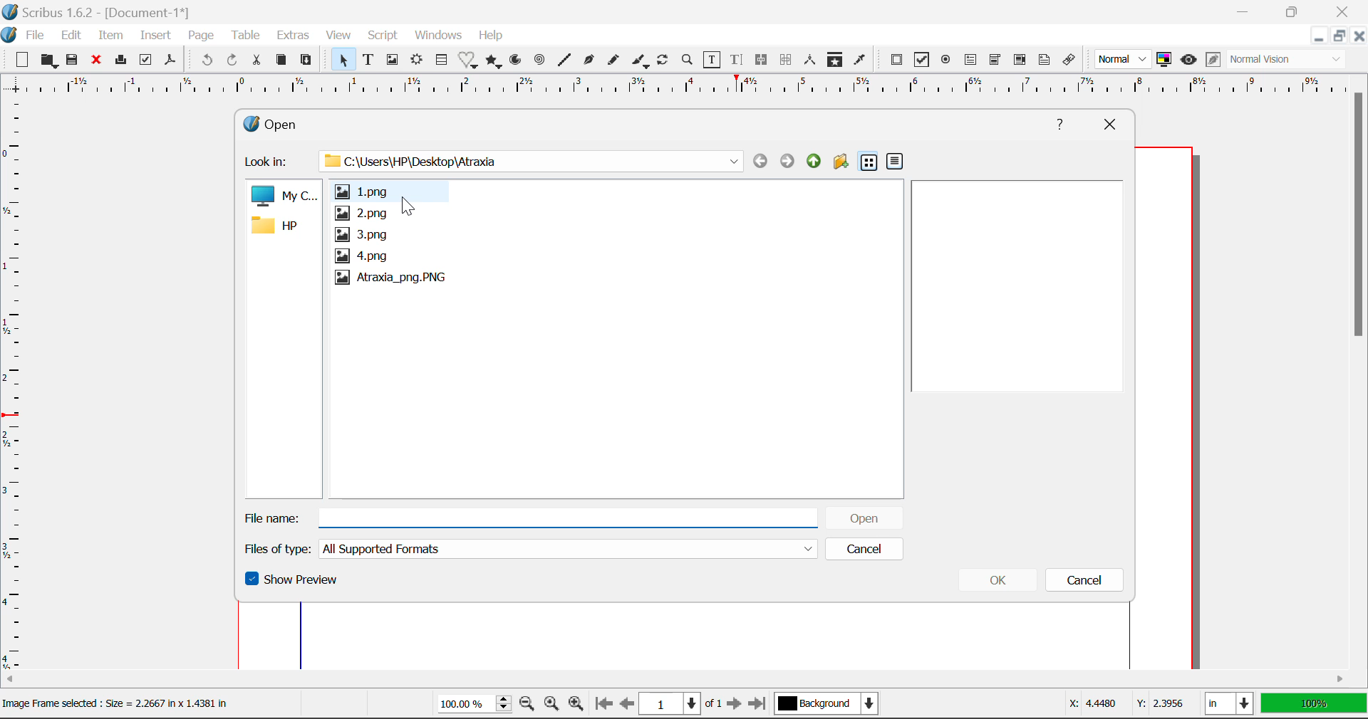 Image resolution: width=1368 pixels, height=719 pixels. I want to click on Navigation, so click(814, 162).